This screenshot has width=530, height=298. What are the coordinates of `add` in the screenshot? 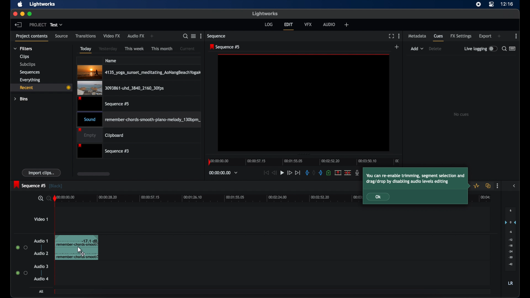 It's located at (499, 36).